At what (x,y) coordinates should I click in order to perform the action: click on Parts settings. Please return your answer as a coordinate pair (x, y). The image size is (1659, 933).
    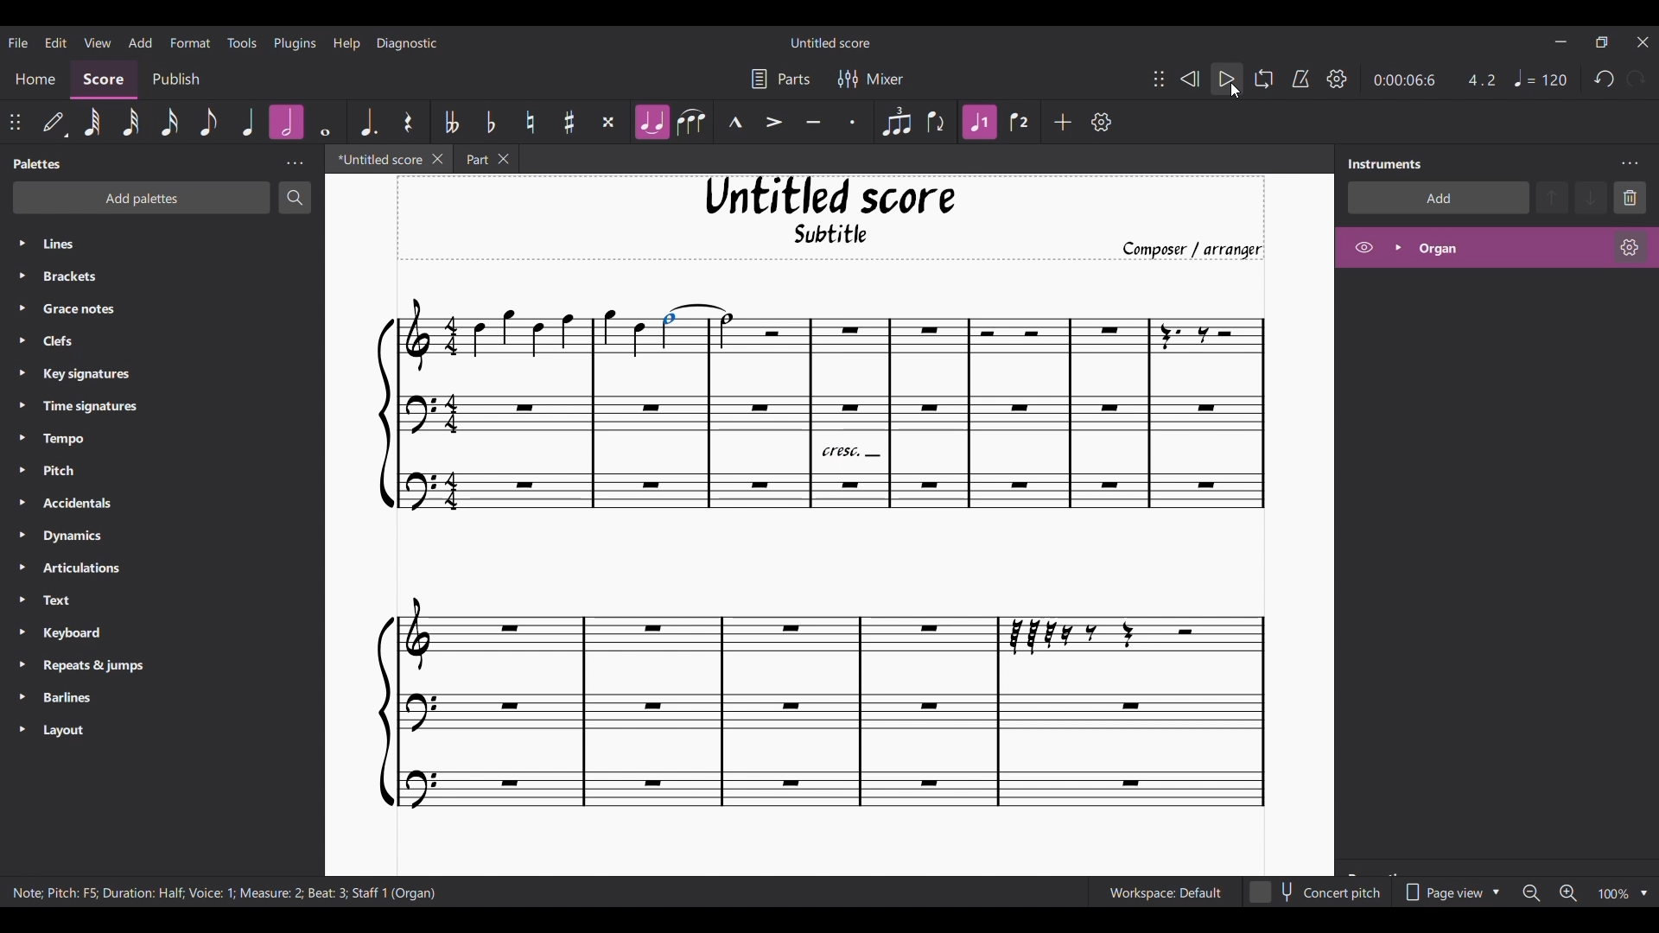
    Looking at the image, I should click on (781, 79).